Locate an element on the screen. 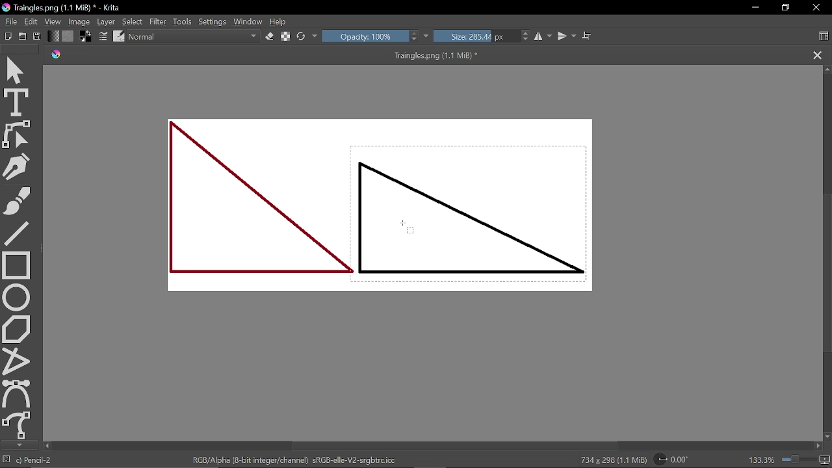 The width and height of the screenshot is (832, 468). Wrap text tool is located at coordinates (586, 36).